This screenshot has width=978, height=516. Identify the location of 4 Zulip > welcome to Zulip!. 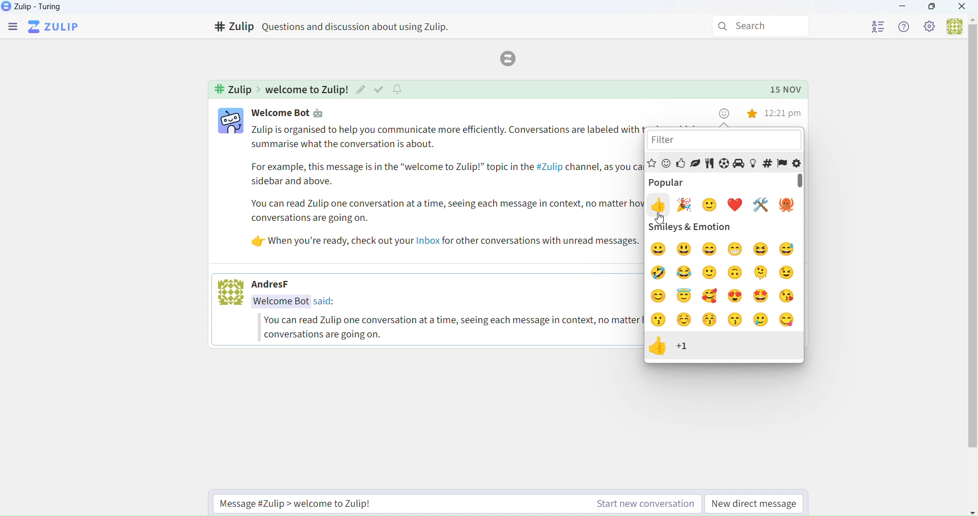
(279, 89).